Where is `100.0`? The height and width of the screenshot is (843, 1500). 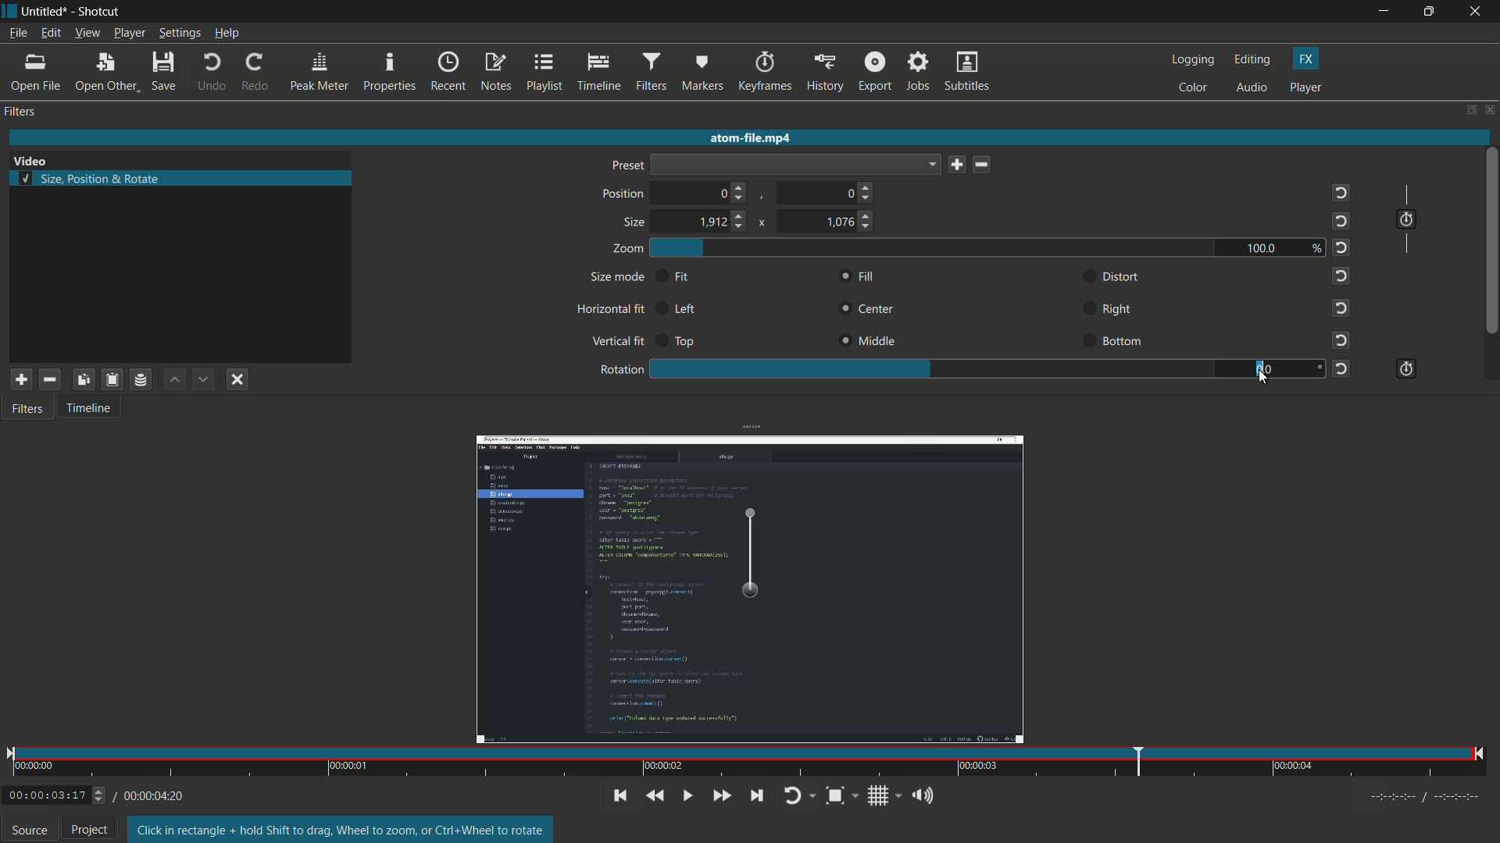
100.0 is located at coordinates (1259, 247).